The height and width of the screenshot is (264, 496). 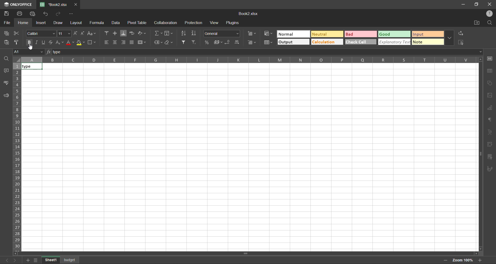 I want to click on font color, so click(x=70, y=43).